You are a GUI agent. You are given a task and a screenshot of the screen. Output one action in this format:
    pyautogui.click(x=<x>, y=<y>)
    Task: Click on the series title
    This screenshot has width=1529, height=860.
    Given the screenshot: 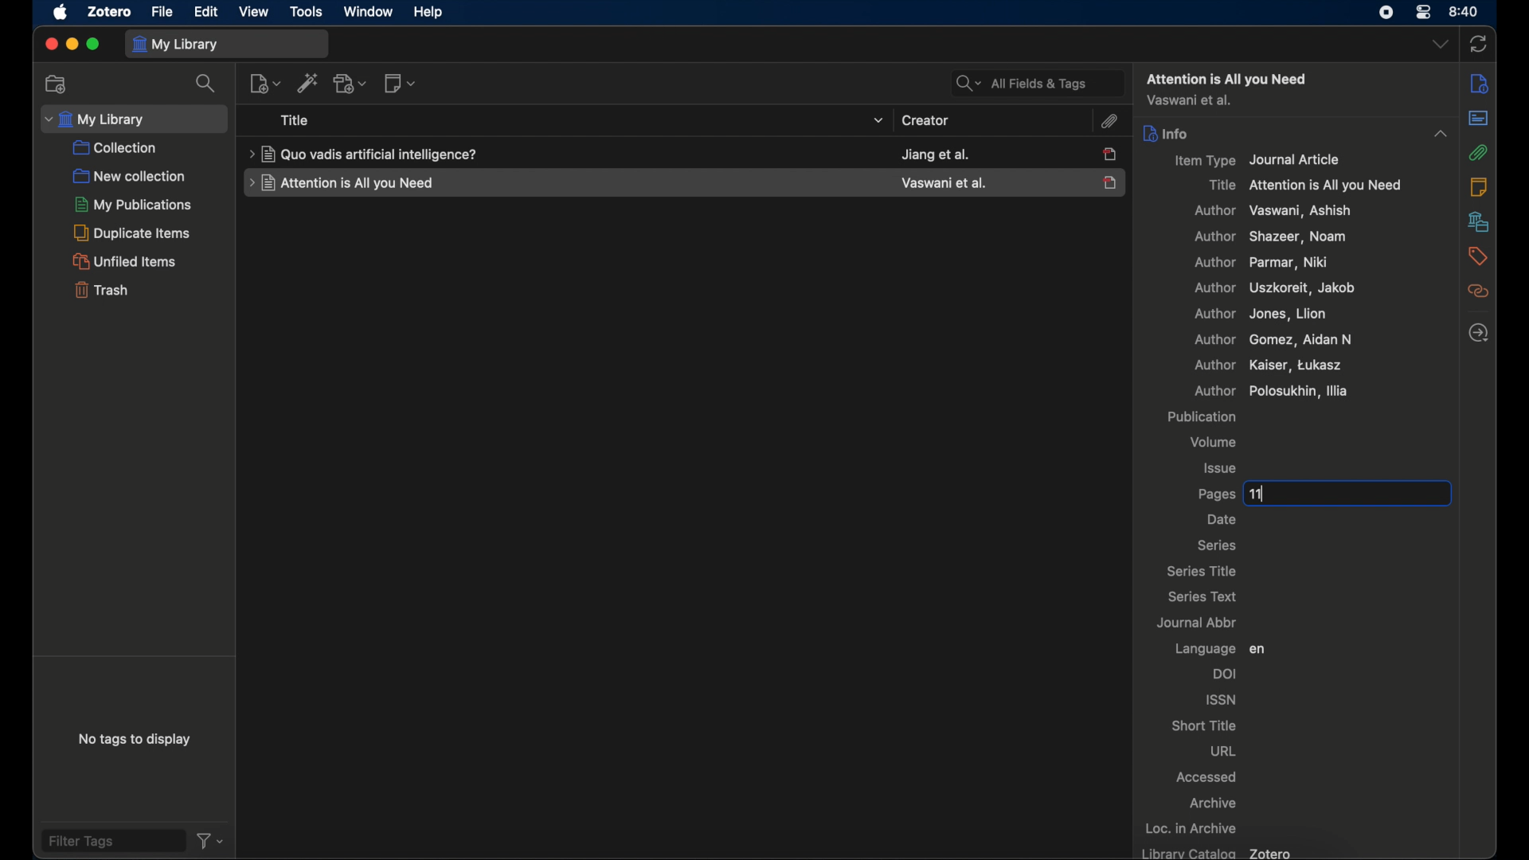 What is the action you would take?
    pyautogui.click(x=1202, y=570)
    